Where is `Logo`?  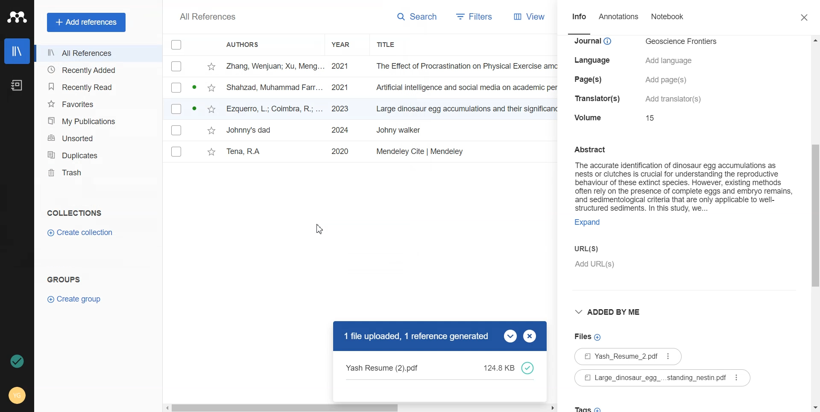
Logo is located at coordinates (18, 17).